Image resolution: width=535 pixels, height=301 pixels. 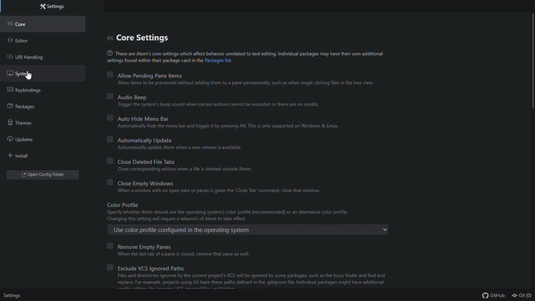 What do you see at coordinates (26, 24) in the screenshot?
I see `Core` at bounding box center [26, 24].